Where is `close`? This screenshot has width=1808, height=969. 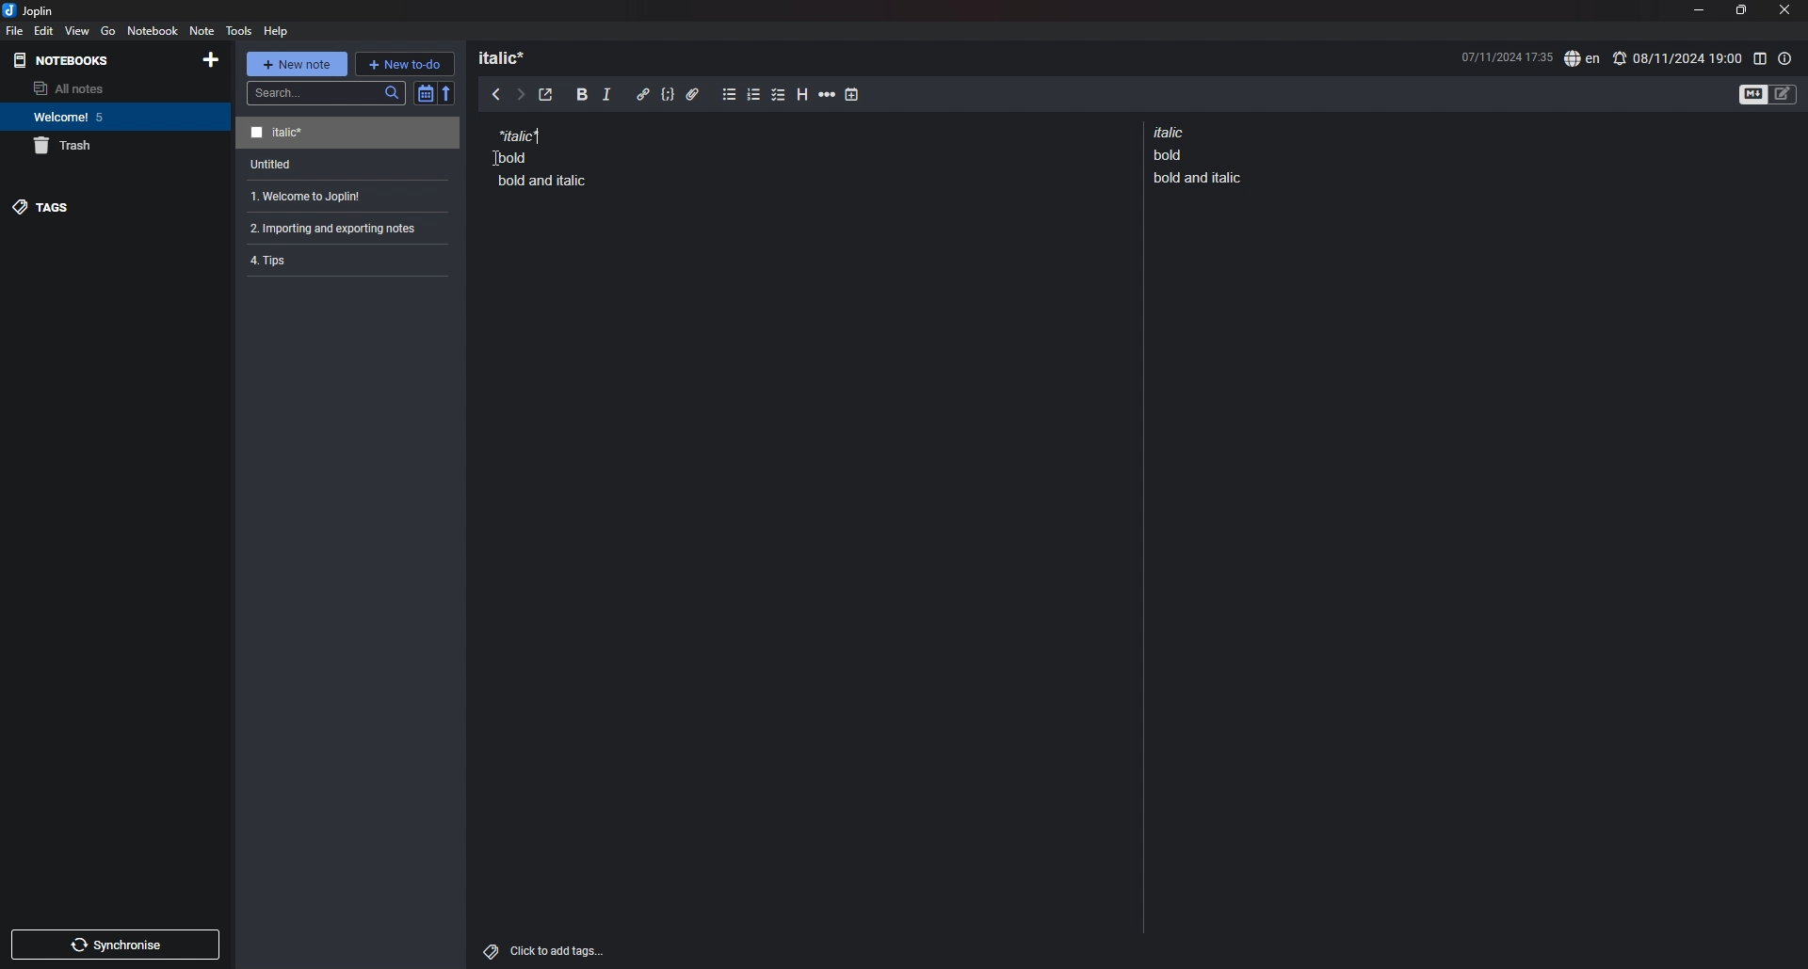
close is located at coordinates (1786, 9).